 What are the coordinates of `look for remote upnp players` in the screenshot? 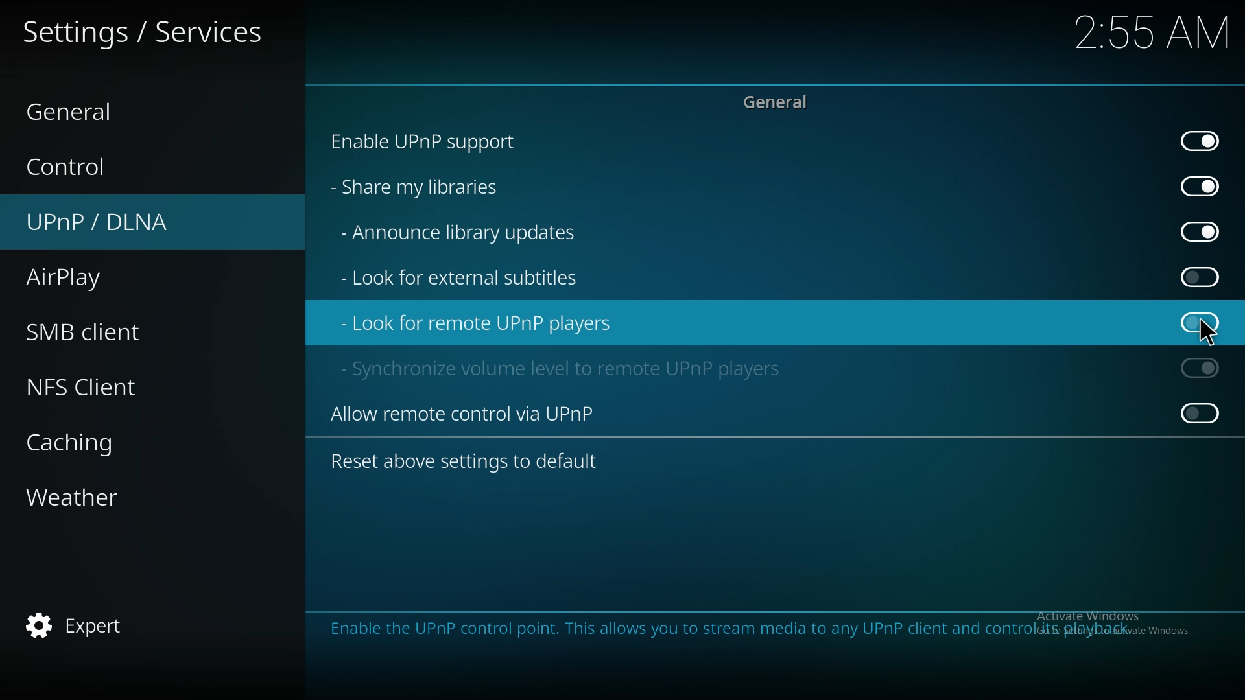 It's located at (479, 321).